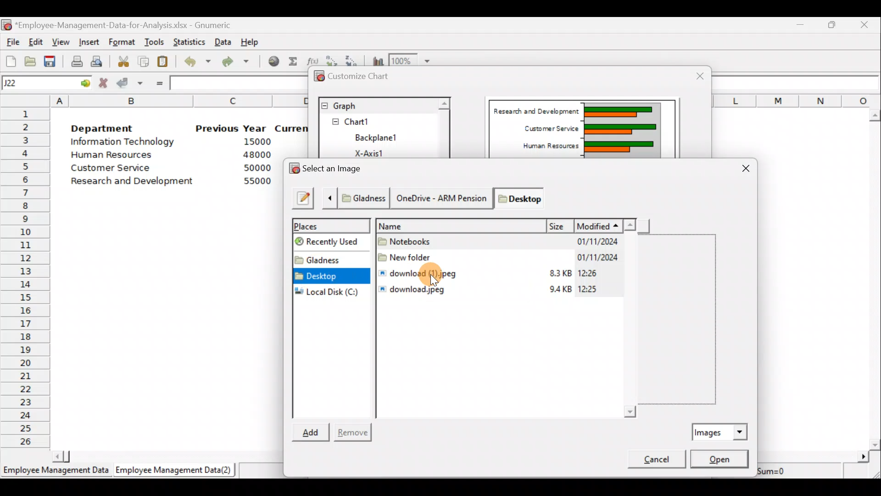 The width and height of the screenshot is (881, 496). Describe the element at coordinates (721, 431) in the screenshot. I see `Images` at that location.